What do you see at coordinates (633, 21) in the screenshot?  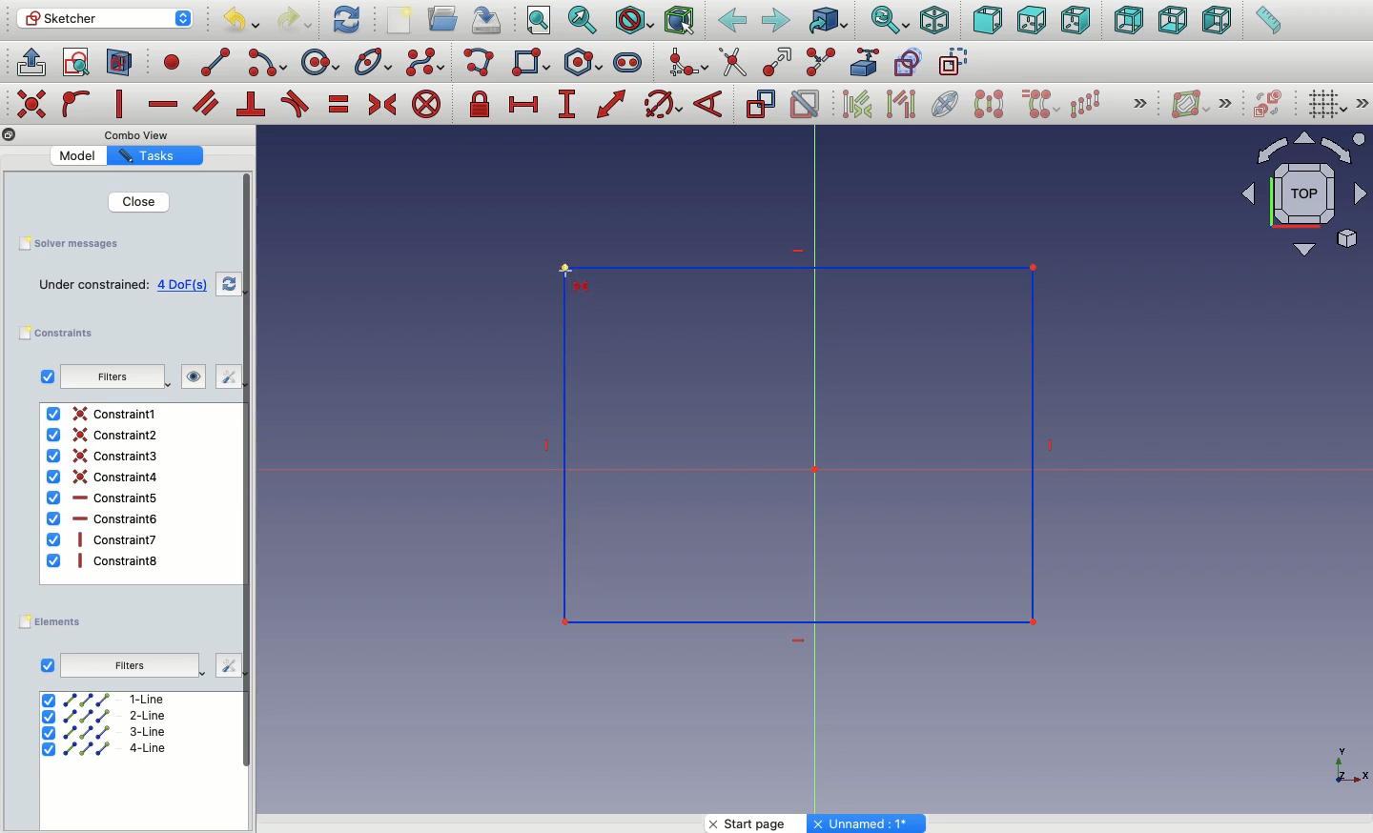 I see `Draw style` at bounding box center [633, 21].